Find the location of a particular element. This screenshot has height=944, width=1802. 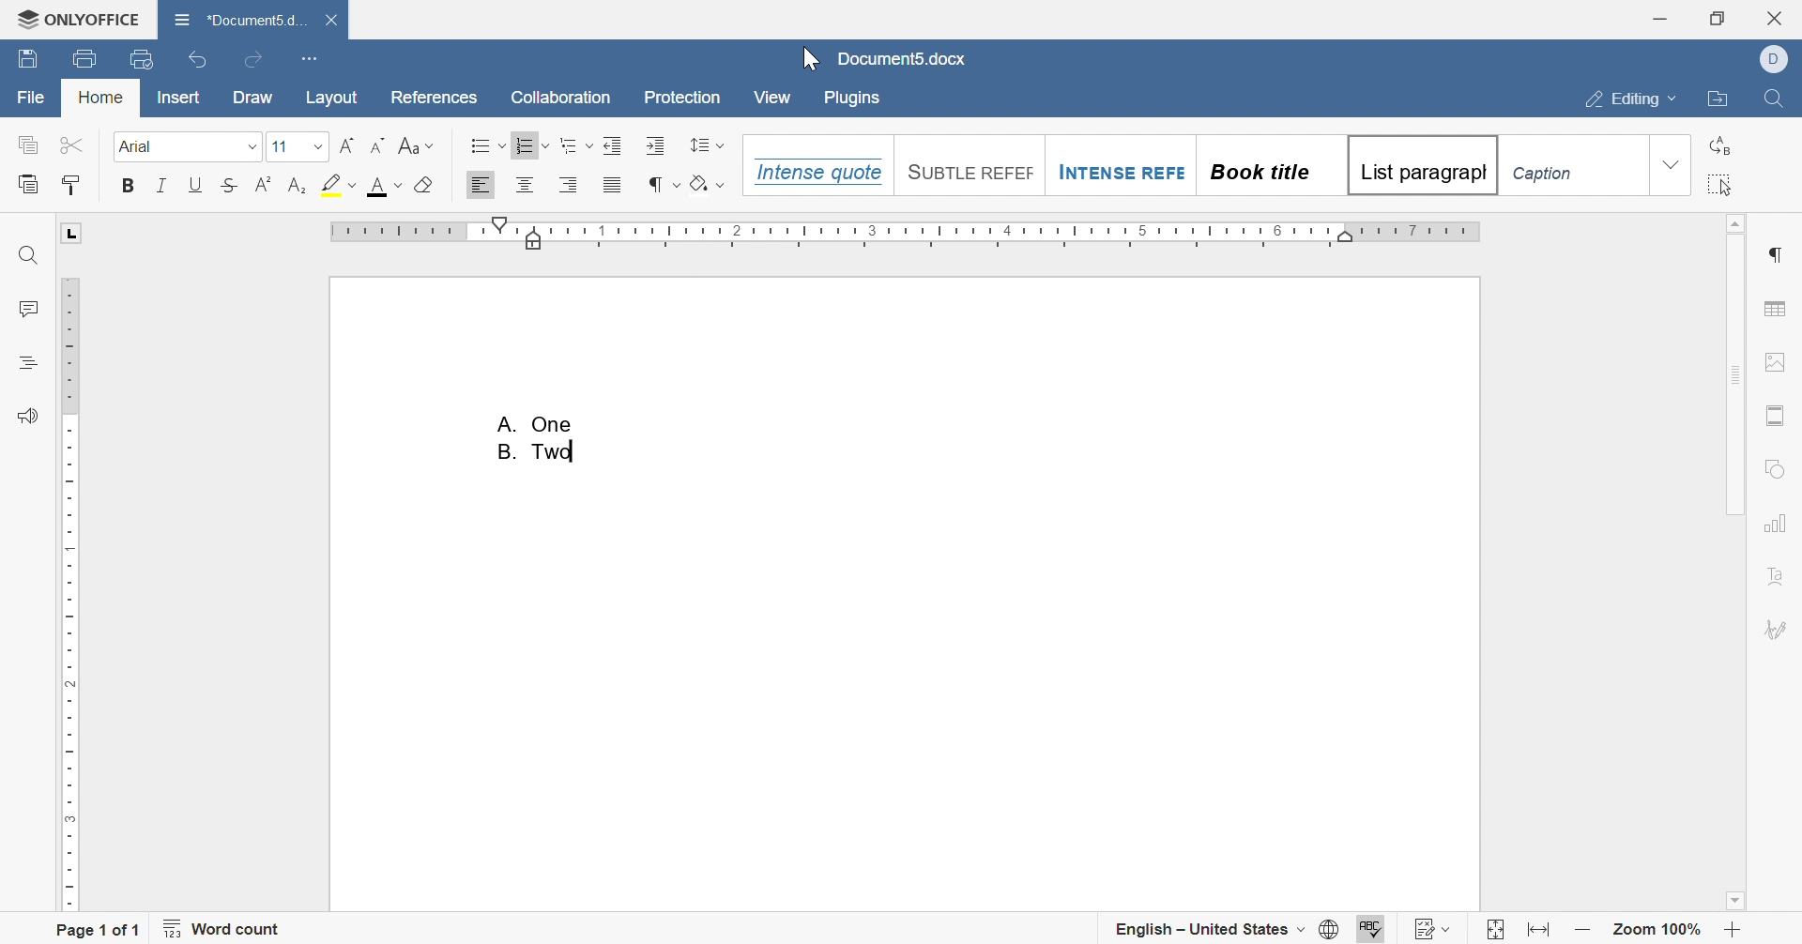

protection is located at coordinates (685, 99).